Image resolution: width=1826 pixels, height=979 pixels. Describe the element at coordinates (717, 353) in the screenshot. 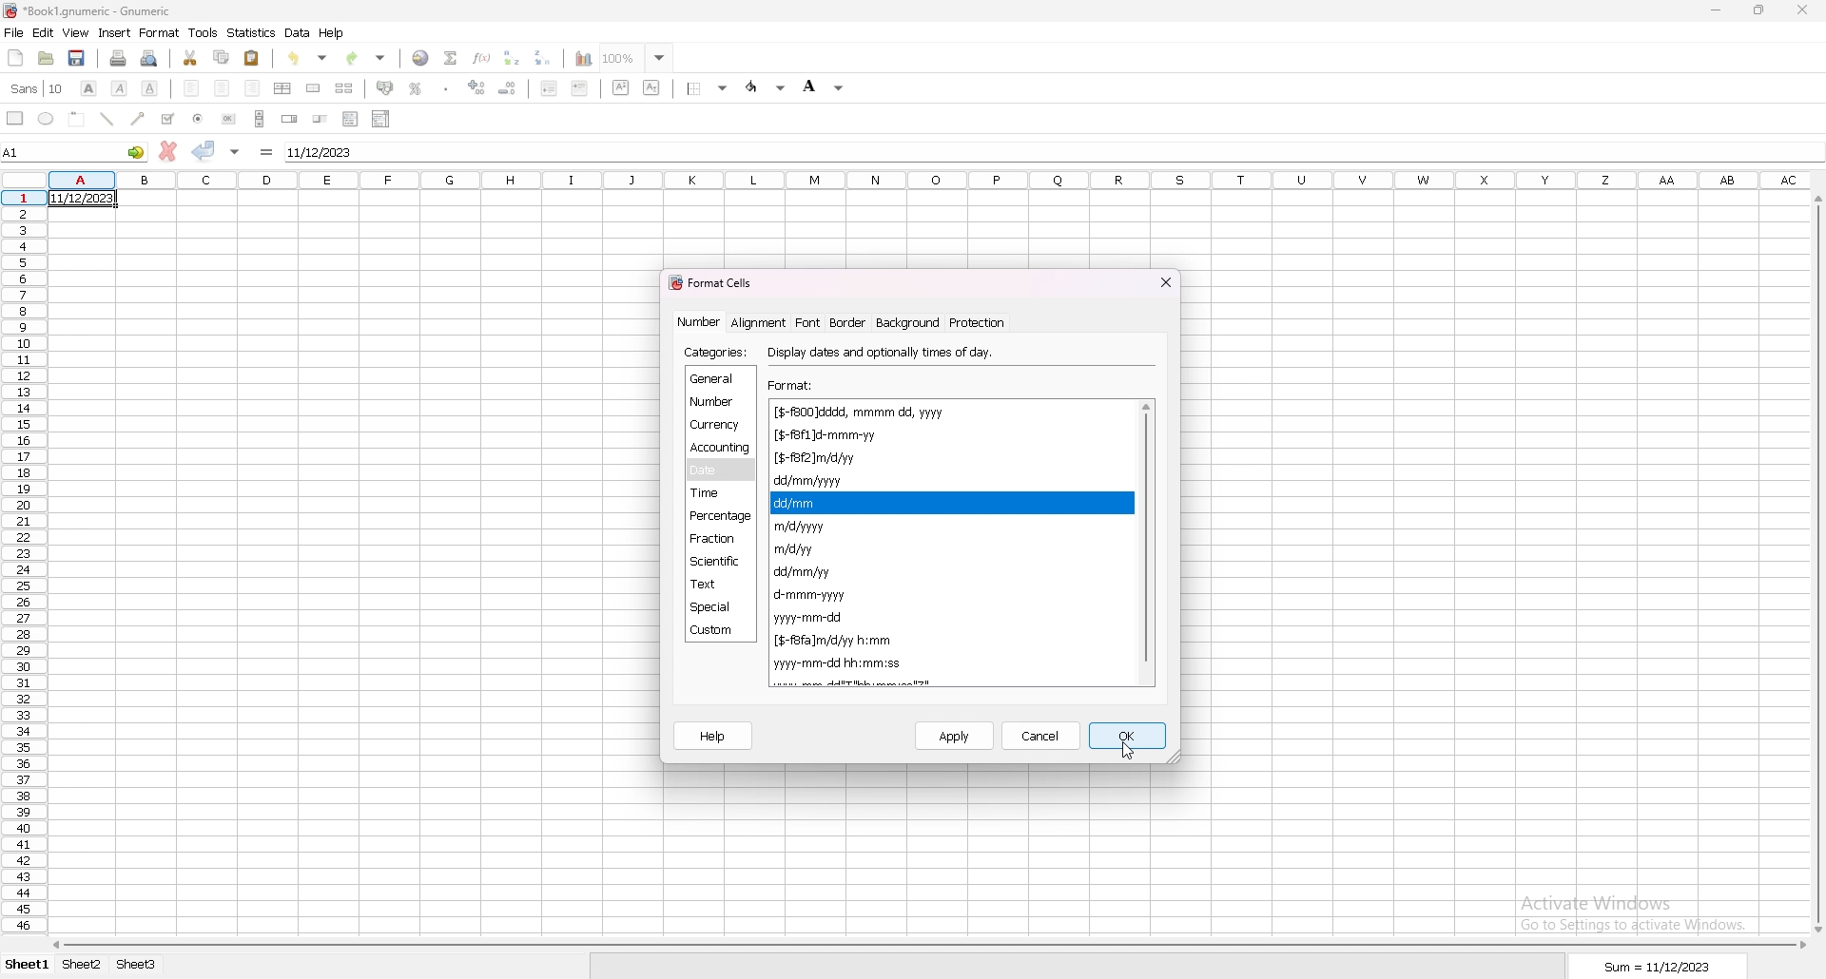

I see `categories` at that location.